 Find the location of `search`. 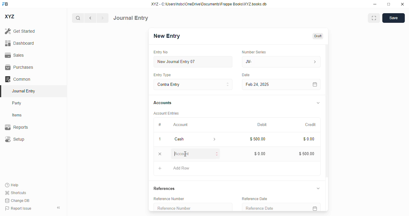

search is located at coordinates (78, 18).